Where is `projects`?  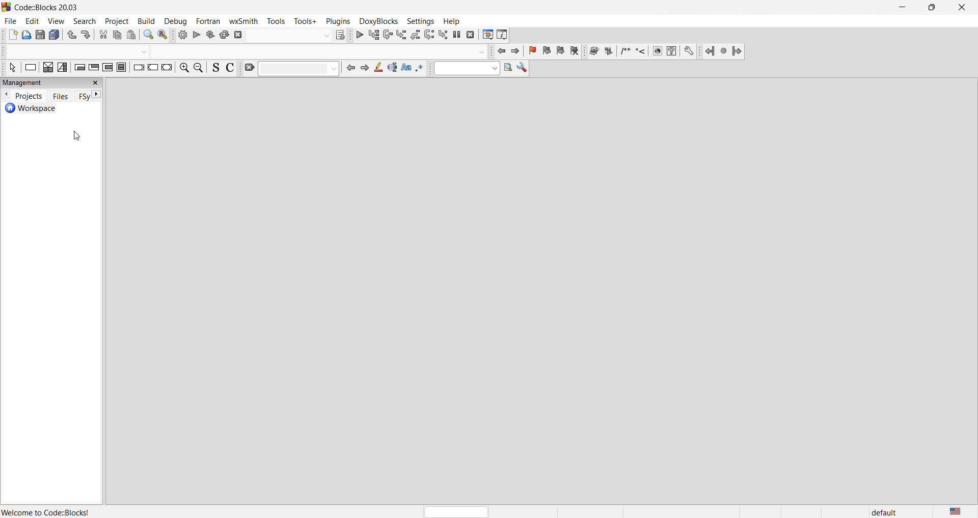 projects is located at coordinates (27, 96).